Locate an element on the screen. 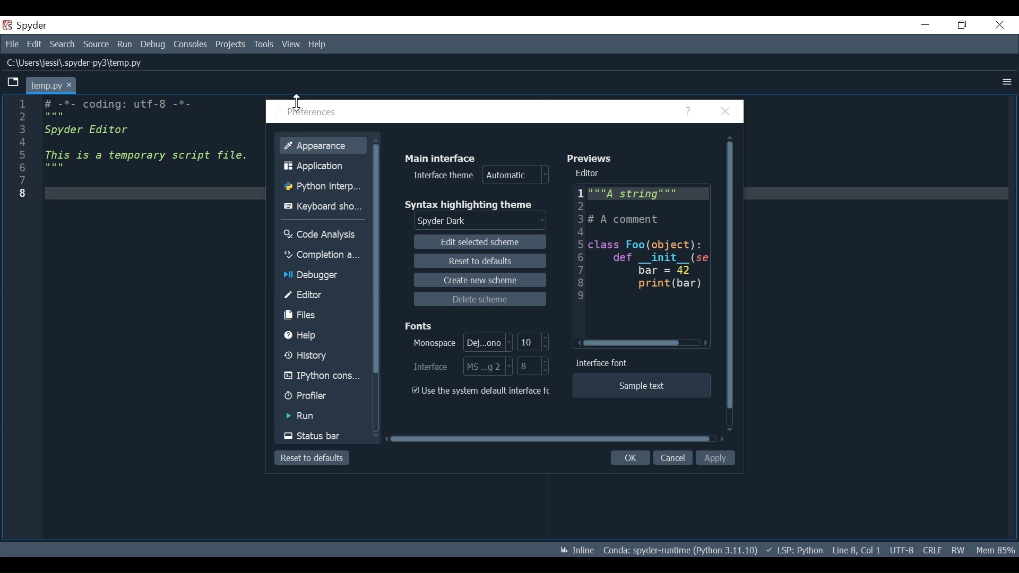 The height and width of the screenshot is (573, 1019). Current Tab is located at coordinates (50, 84).